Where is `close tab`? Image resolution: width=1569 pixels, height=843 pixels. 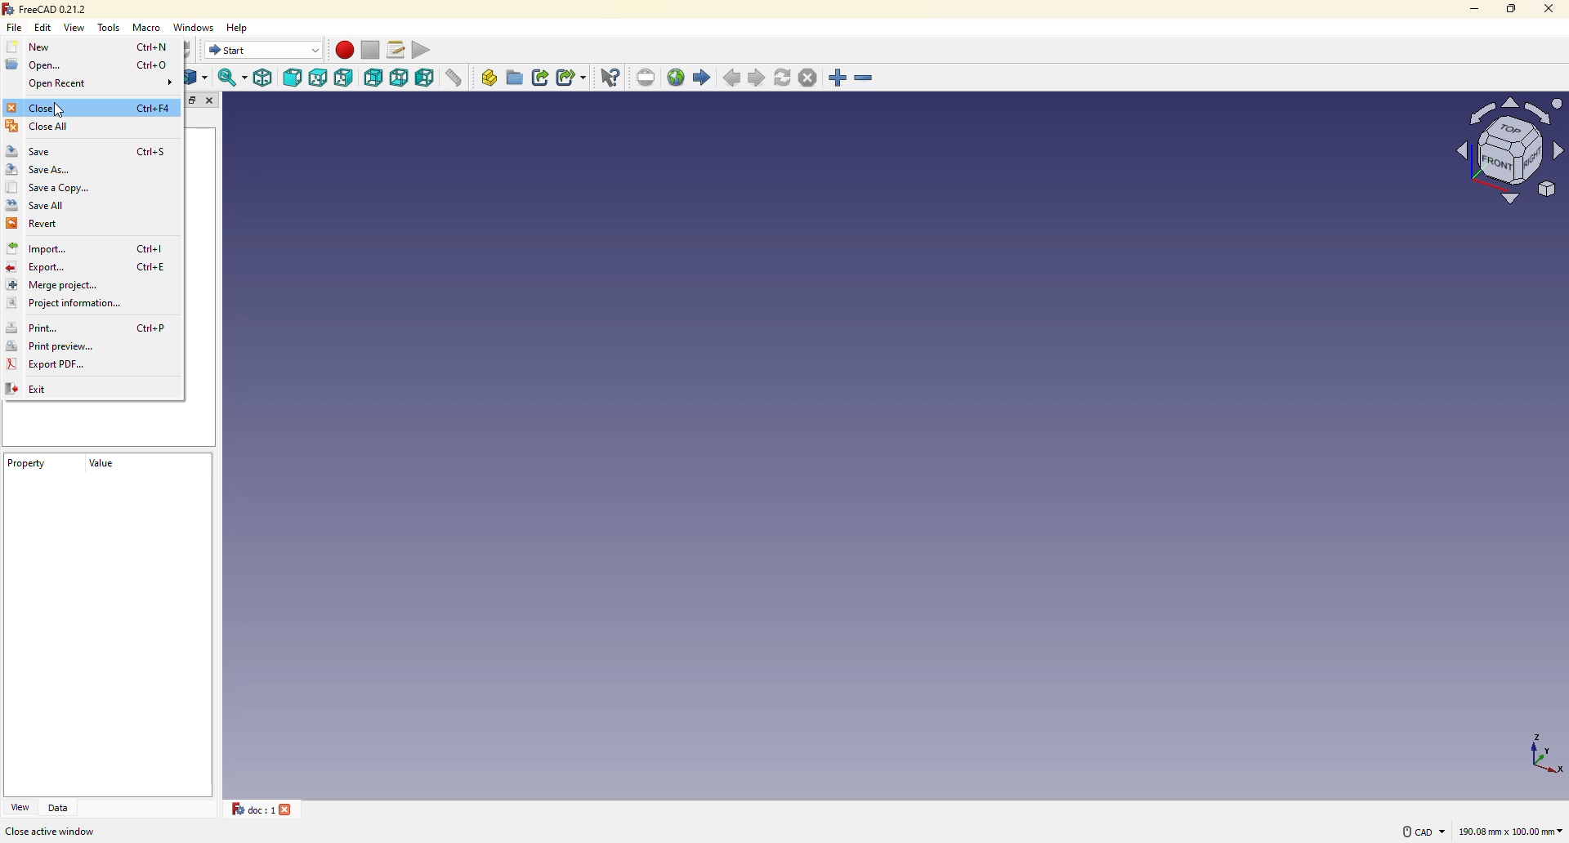 close tab is located at coordinates (289, 809).